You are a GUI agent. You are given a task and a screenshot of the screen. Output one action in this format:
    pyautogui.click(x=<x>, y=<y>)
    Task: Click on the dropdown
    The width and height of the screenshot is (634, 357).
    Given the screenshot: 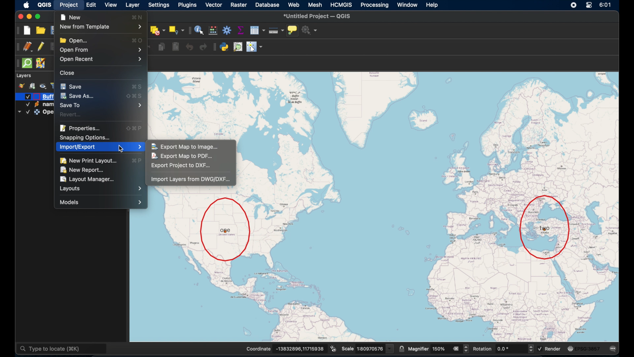 What is the action you would take?
    pyautogui.click(x=19, y=112)
    